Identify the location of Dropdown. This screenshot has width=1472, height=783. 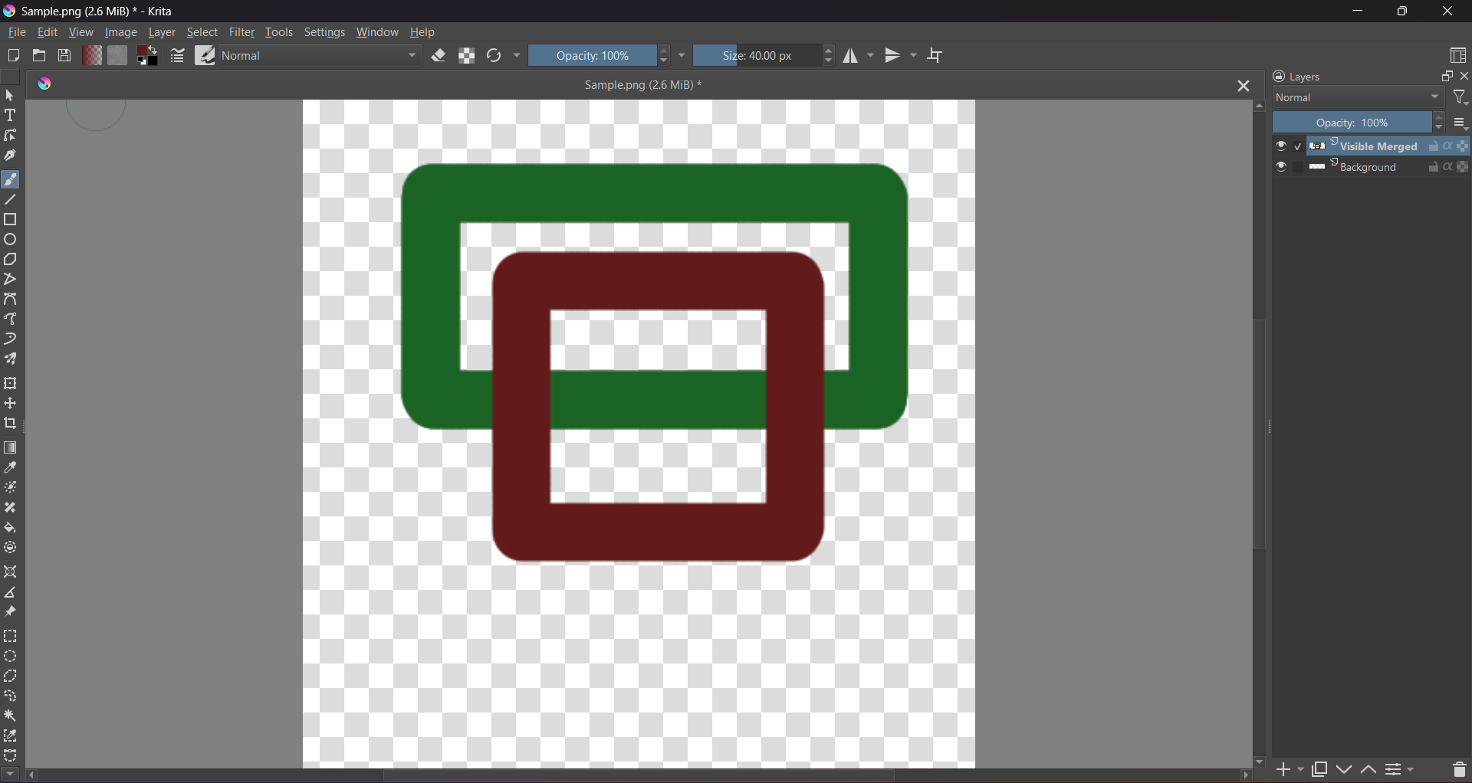
(682, 54).